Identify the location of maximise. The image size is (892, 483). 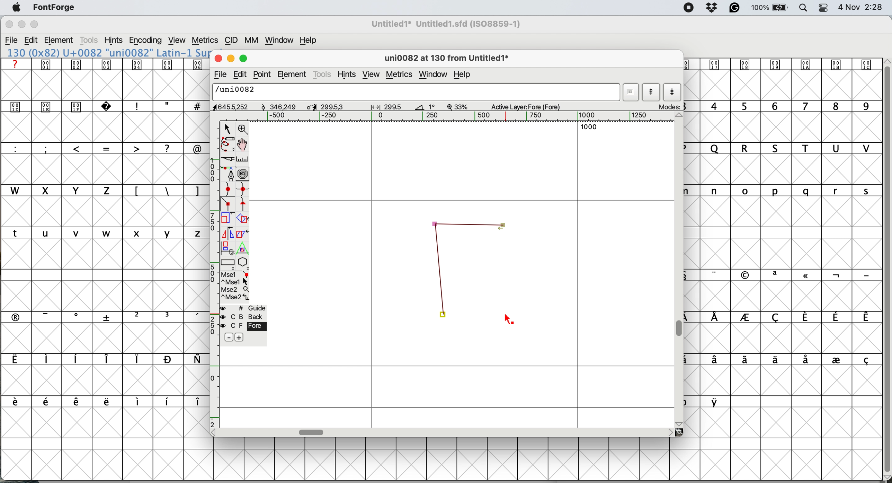
(35, 24).